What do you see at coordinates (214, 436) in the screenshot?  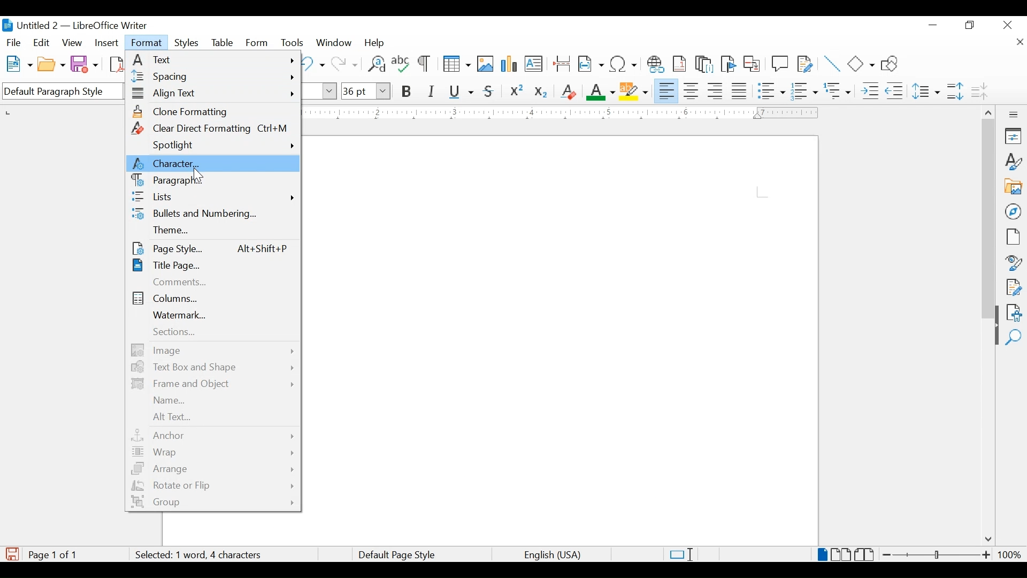 I see `anchor menu` at bounding box center [214, 436].